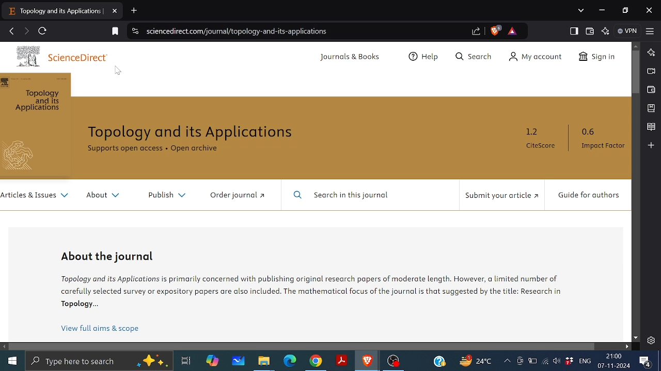 The height and width of the screenshot is (371, 661). I want to click on Order journal , so click(233, 197).